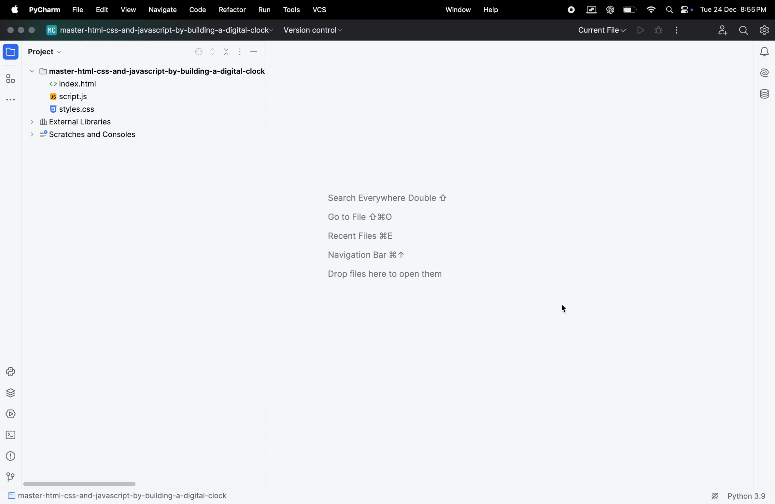 The height and width of the screenshot is (504, 775). What do you see at coordinates (365, 237) in the screenshot?
I see `recent files` at bounding box center [365, 237].